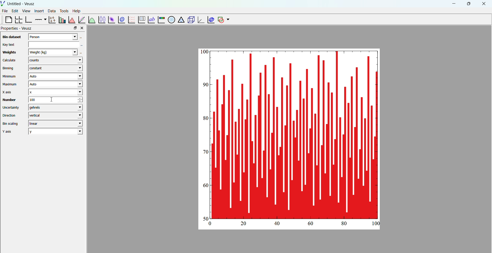 The height and width of the screenshot is (253, 492). What do you see at coordinates (83, 28) in the screenshot?
I see `close property bar` at bounding box center [83, 28].